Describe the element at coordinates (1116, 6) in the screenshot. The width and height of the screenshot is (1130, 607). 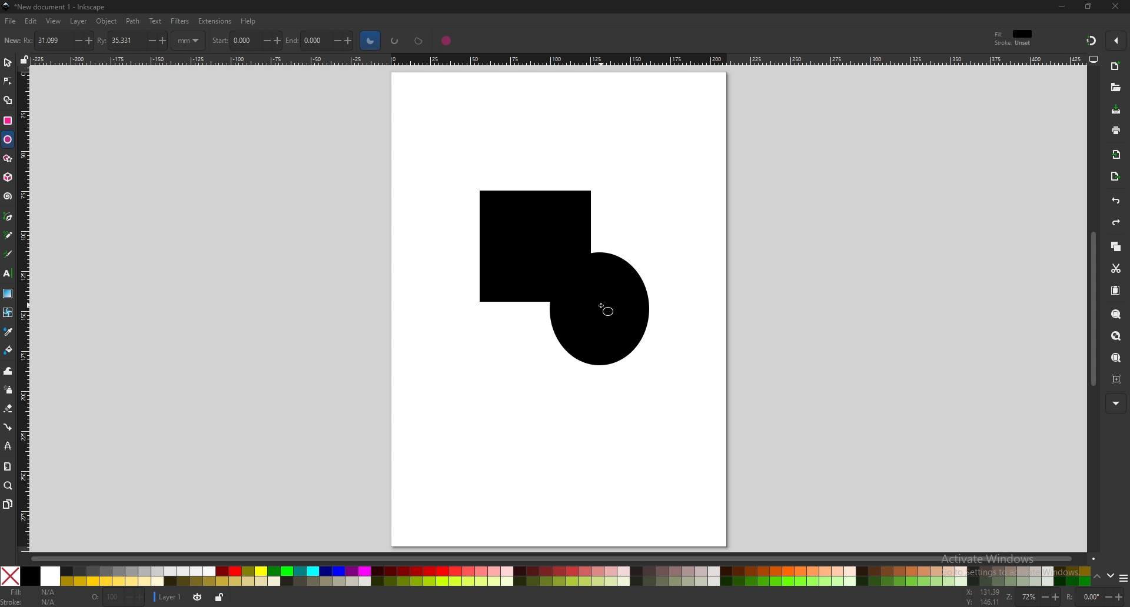
I see `close` at that location.